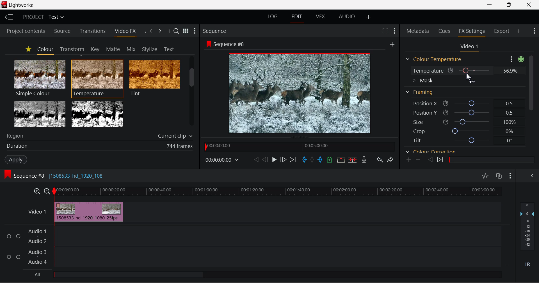  Describe the element at coordinates (330, 160) in the screenshot. I see `Mark Cue` at that location.